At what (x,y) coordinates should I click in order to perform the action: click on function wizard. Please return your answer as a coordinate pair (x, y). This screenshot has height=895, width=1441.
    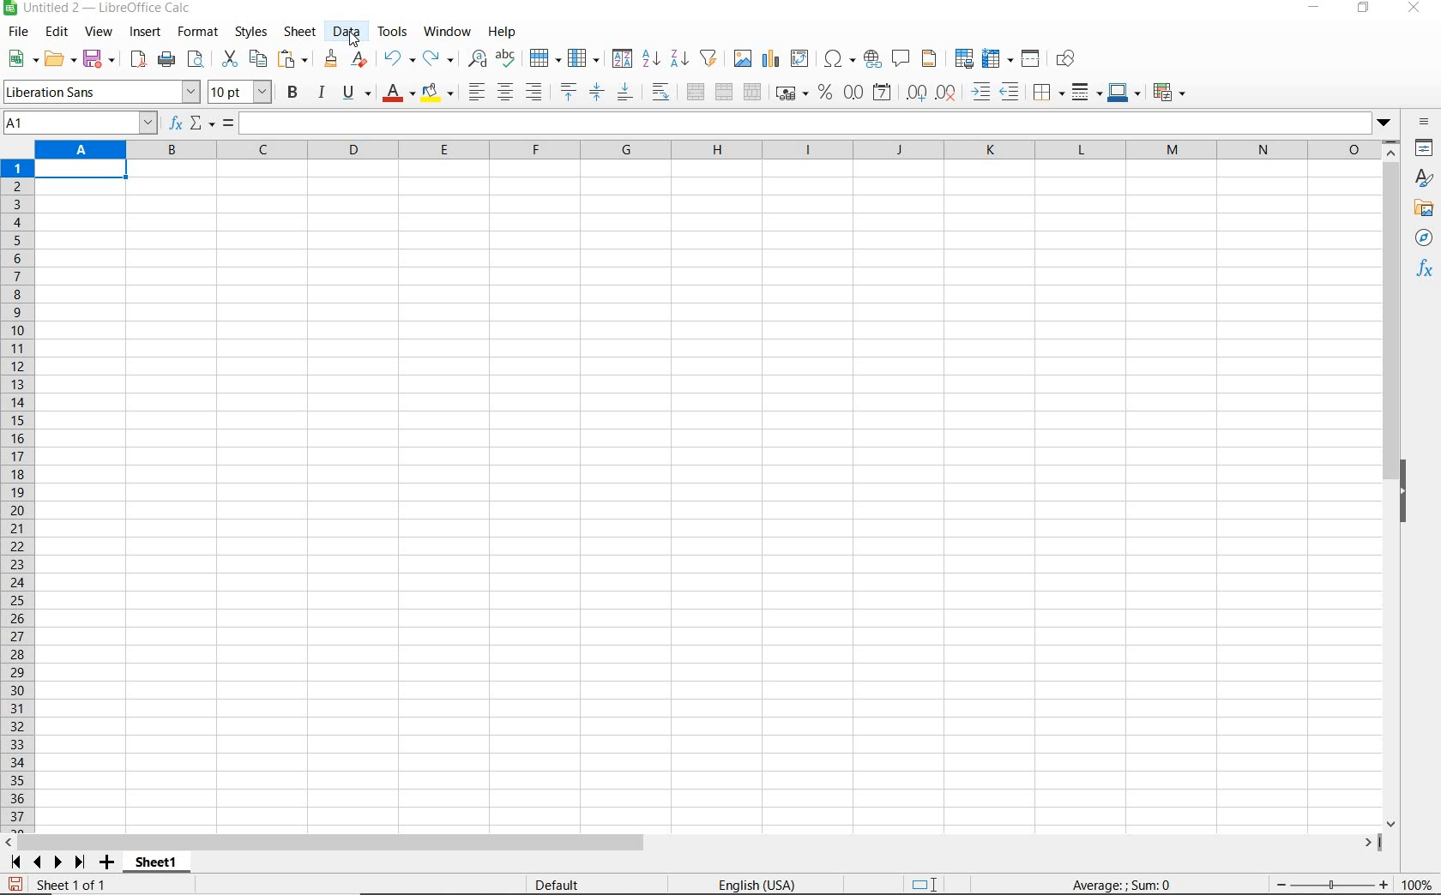
    Looking at the image, I should click on (173, 123).